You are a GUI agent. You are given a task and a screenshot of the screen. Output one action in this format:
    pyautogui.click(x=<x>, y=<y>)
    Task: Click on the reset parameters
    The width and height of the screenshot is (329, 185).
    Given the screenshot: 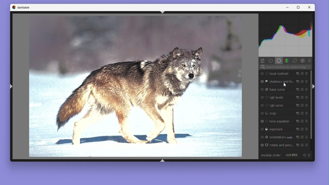 What is the action you would take?
    pyautogui.click(x=302, y=113)
    